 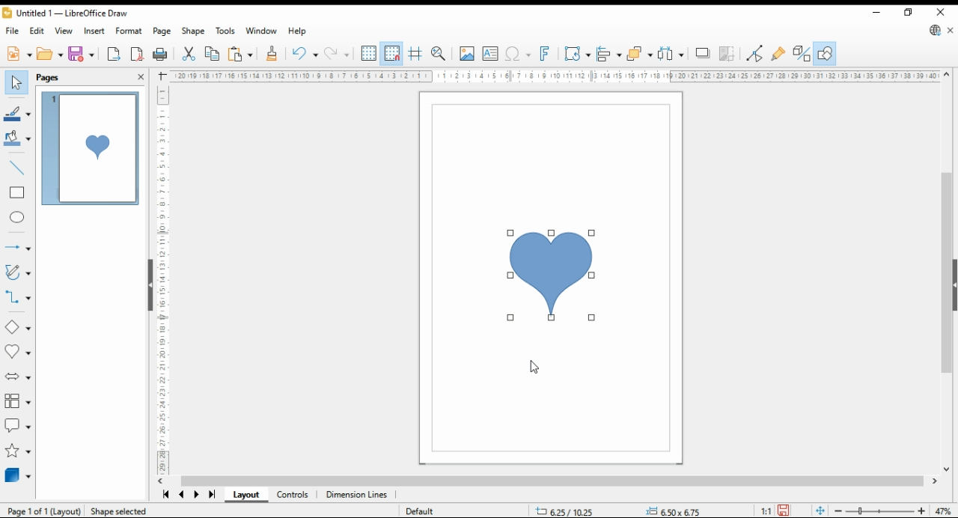 What do you see at coordinates (141, 77) in the screenshot?
I see `close pane` at bounding box center [141, 77].